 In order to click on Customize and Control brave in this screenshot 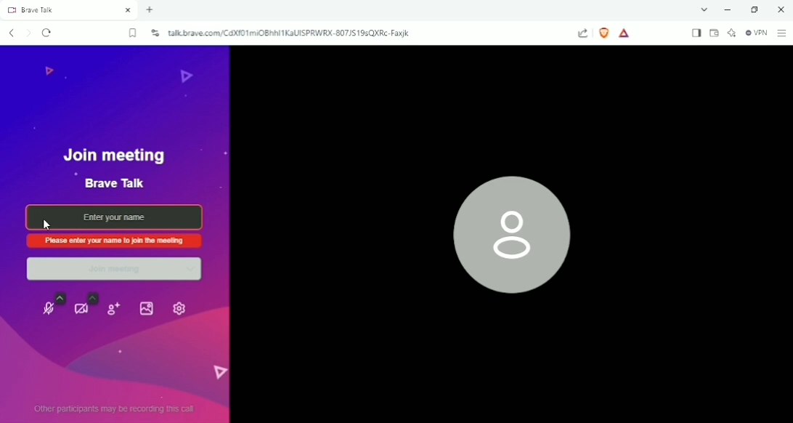, I will do `click(783, 33)`.